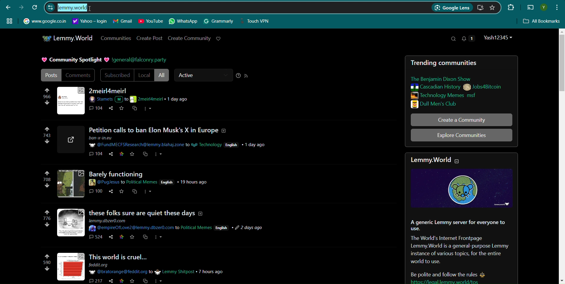 The image size is (565, 284). I want to click on Extensions, so click(510, 7).